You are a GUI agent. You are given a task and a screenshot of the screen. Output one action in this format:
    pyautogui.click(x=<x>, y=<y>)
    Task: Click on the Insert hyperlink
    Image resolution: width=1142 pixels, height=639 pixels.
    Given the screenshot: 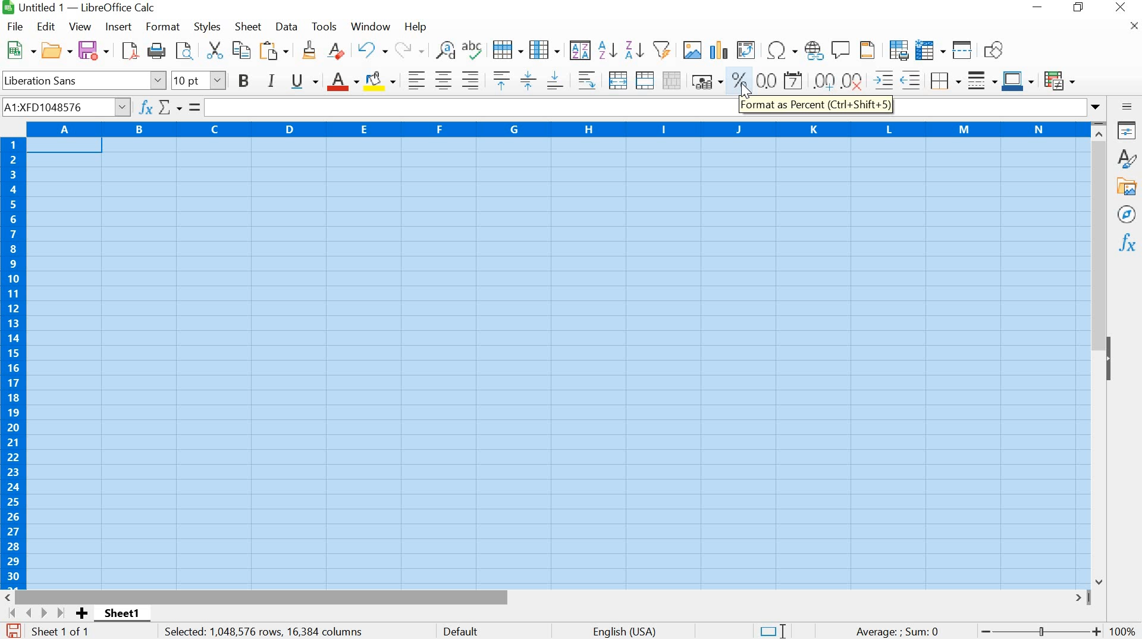 What is the action you would take?
    pyautogui.click(x=812, y=51)
    